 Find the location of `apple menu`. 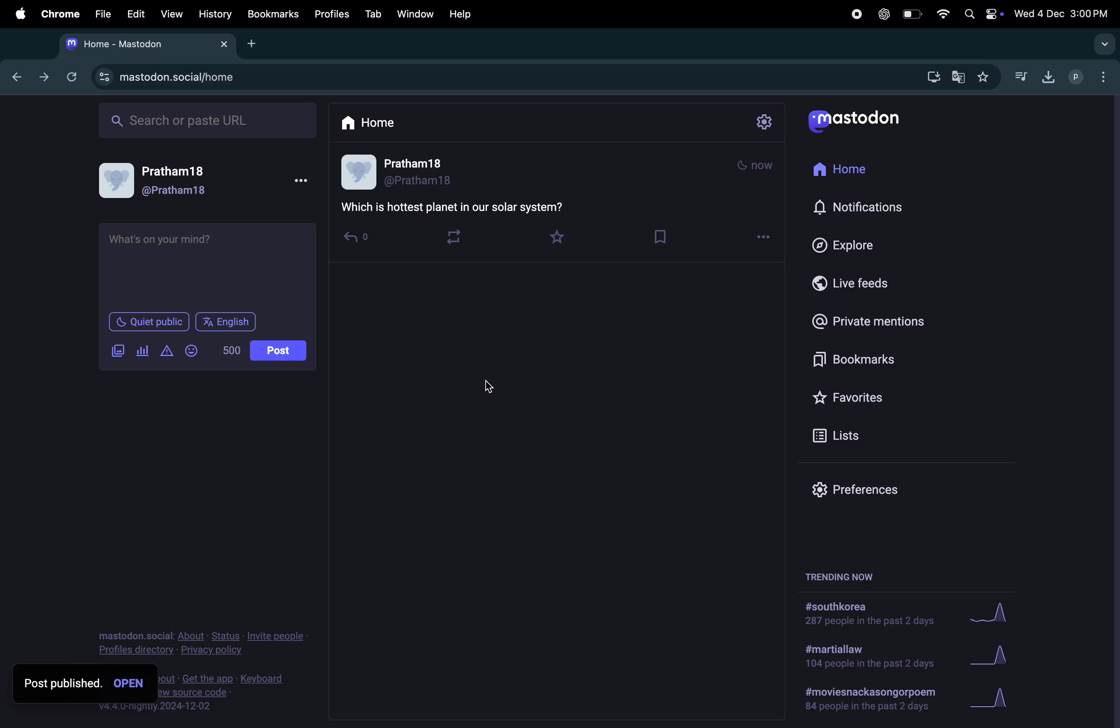

apple menu is located at coordinates (17, 14).